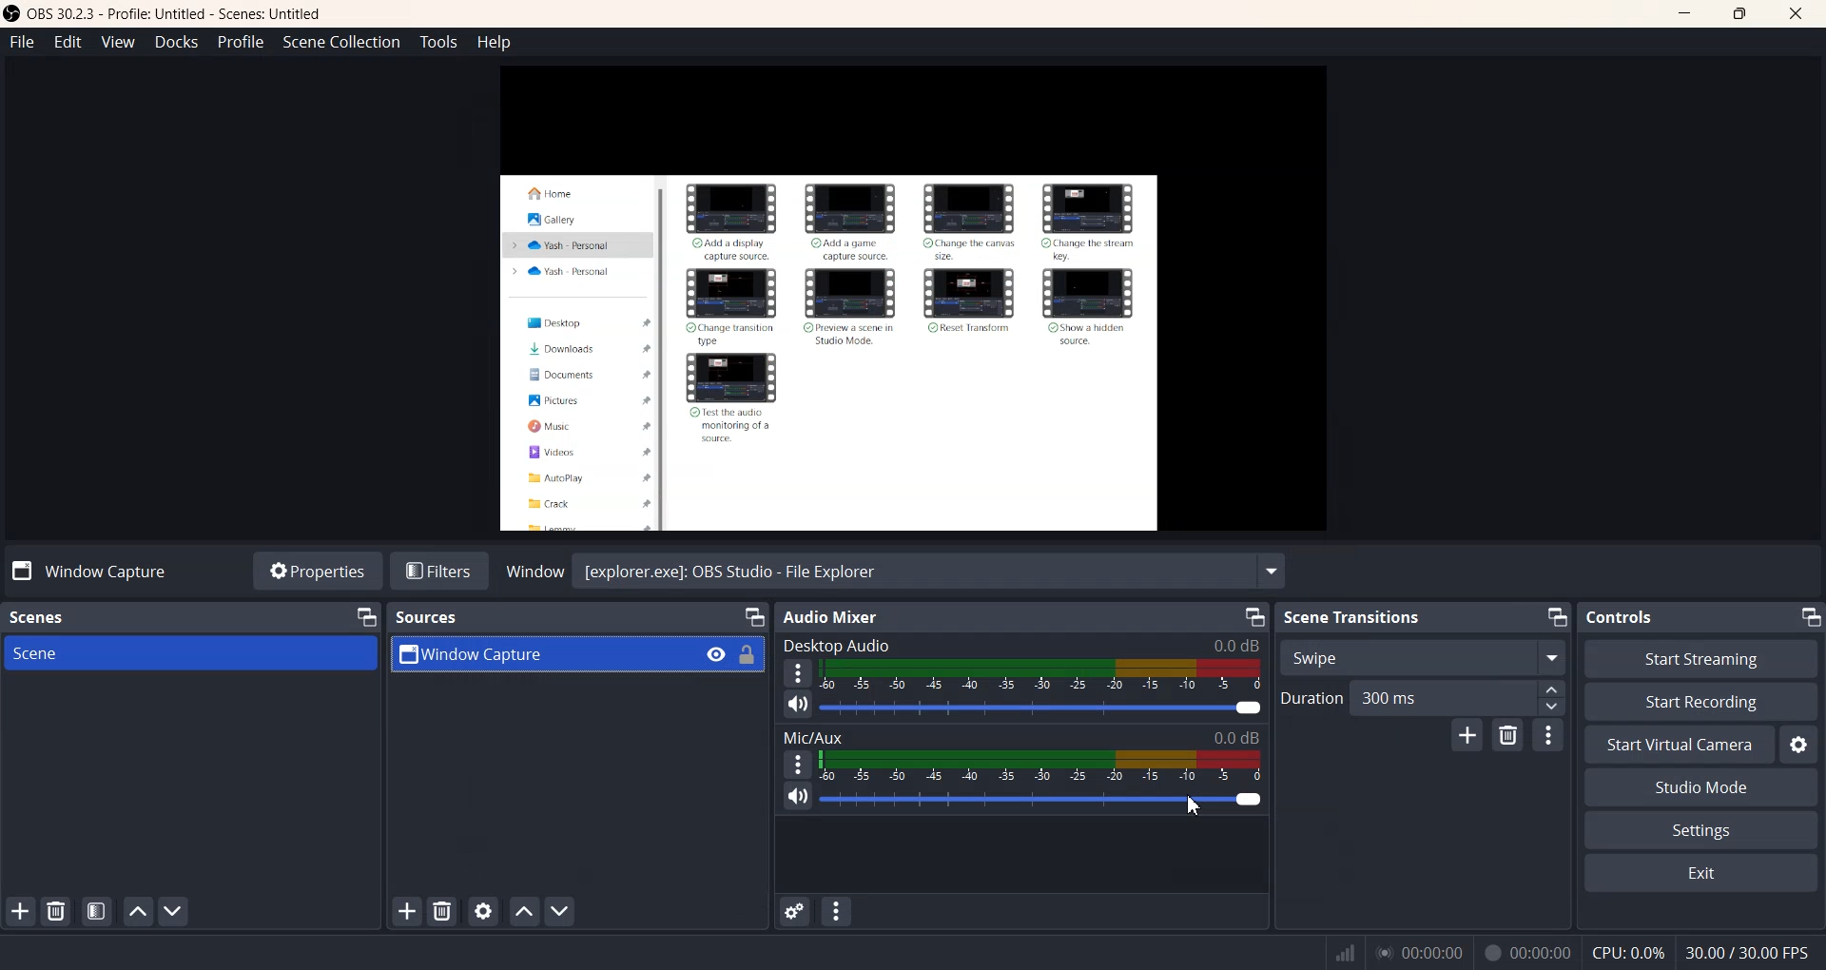 This screenshot has width=1826, height=970. What do you see at coordinates (1041, 799) in the screenshot?
I see `Volume Adjuster` at bounding box center [1041, 799].